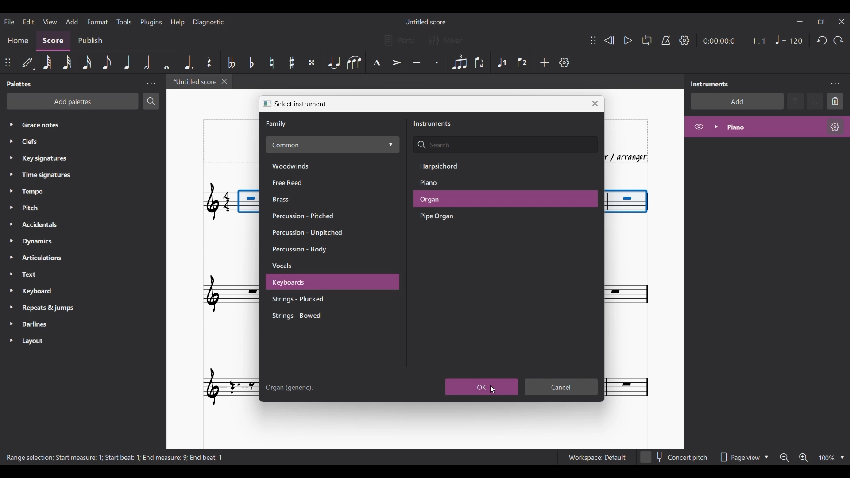 This screenshot has height=478, width=850. What do you see at coordinates (232, 62) in the screenshot?
I see `Toggle double flat` at bounding box center [232, 62].